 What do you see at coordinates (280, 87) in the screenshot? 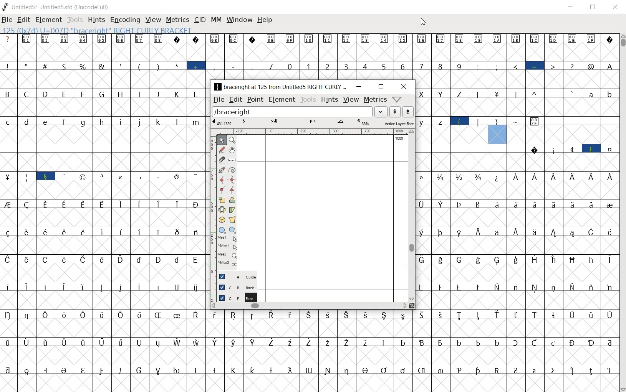
I see `braceright at 125 from Untitled5 RIGHT CURLY ...` at bounding box center [280, 87].